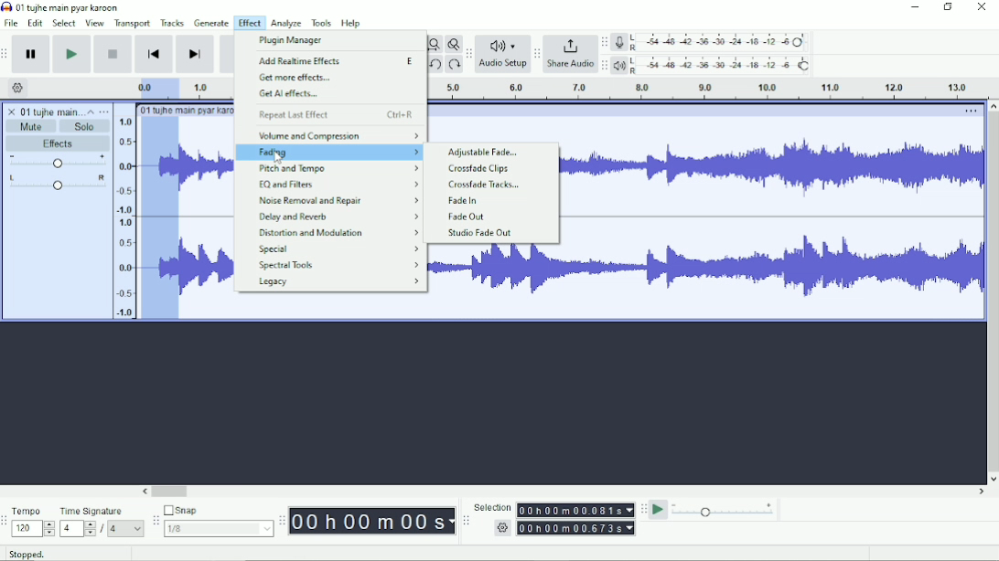 The image size is (999, 561). What do you see at coordinates (569, 65) in the screenshot?
I see `Share Audio` at bounding box center [569, 65].